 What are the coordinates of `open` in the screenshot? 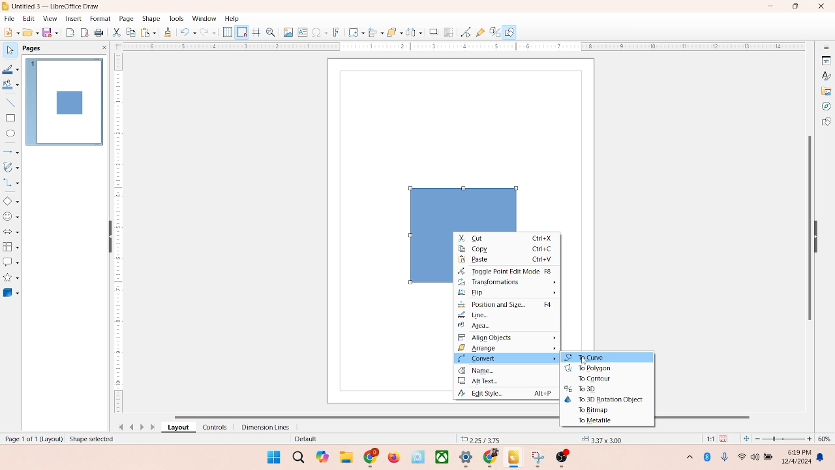 It's located at (29, 32).